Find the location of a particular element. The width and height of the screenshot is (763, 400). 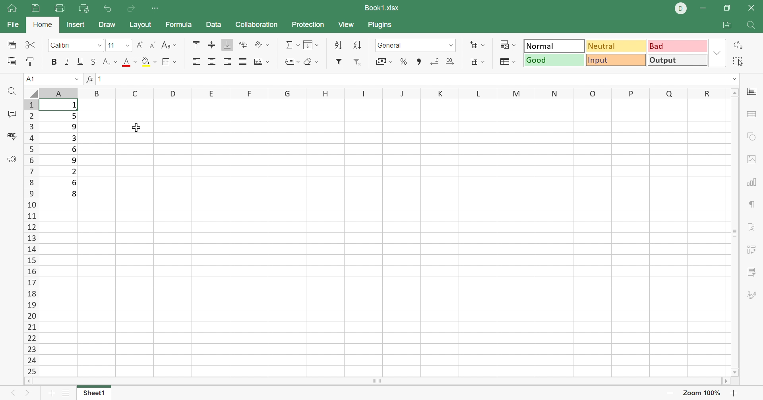

Collaboration is located at coordinates (258, 25).